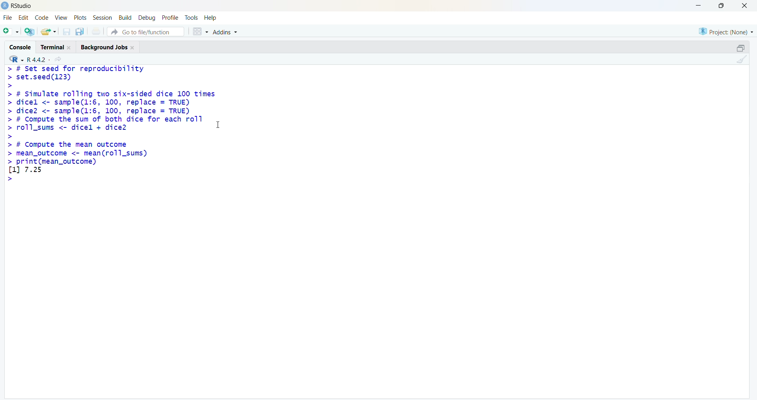  I want to click on tools, so click(192, 18).